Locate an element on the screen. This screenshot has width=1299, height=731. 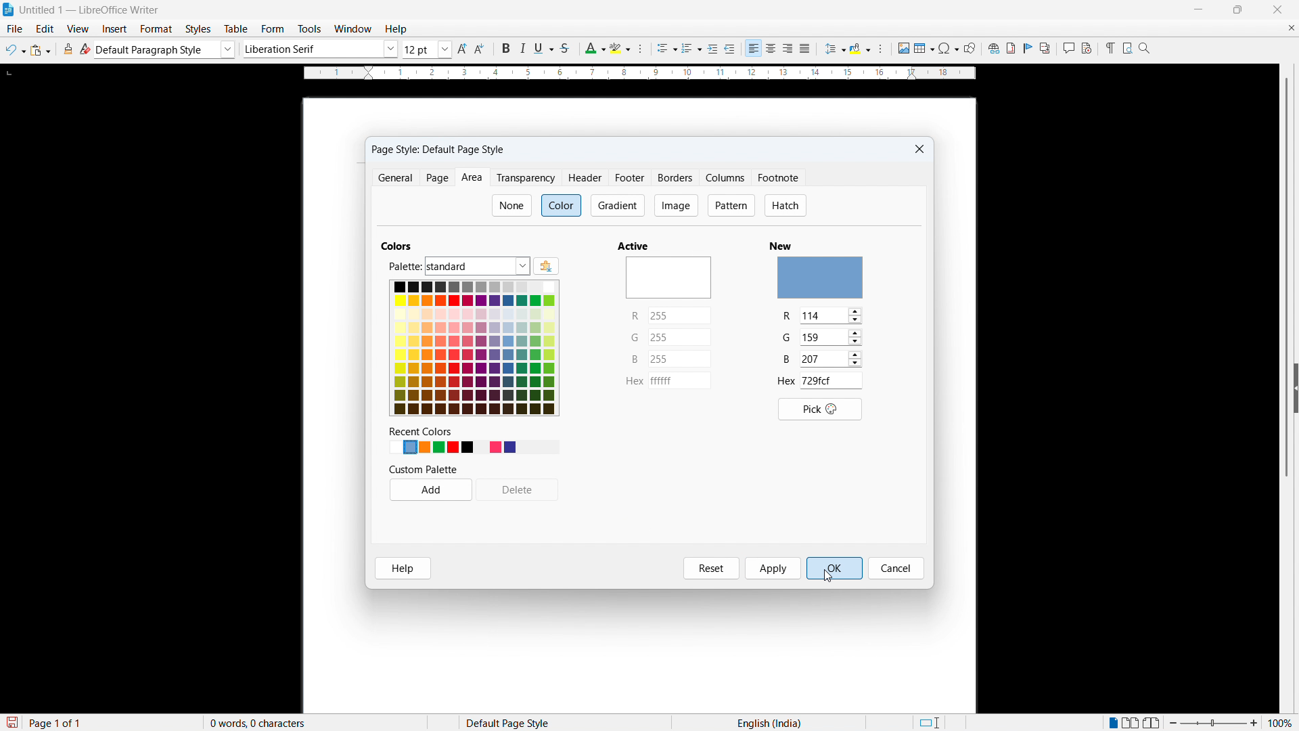
Untitled 1 - libreoffice writer is located at coordinates (89, 11).